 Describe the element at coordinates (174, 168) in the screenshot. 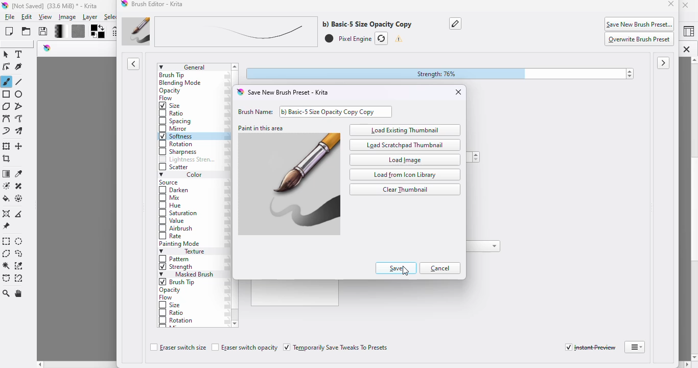

I see `scatter` at that location.